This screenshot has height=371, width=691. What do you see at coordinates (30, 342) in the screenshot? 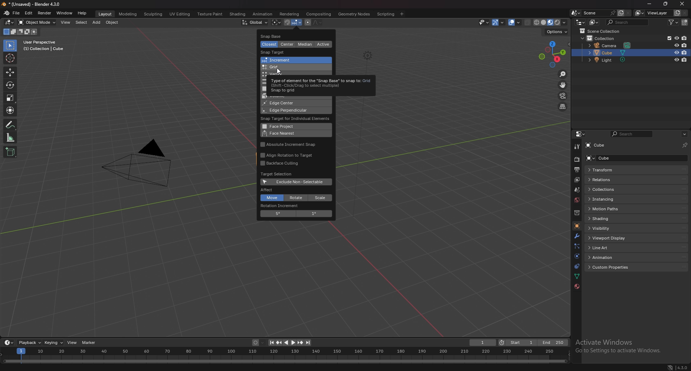
I see `playback` at bounding box center [30, 342].